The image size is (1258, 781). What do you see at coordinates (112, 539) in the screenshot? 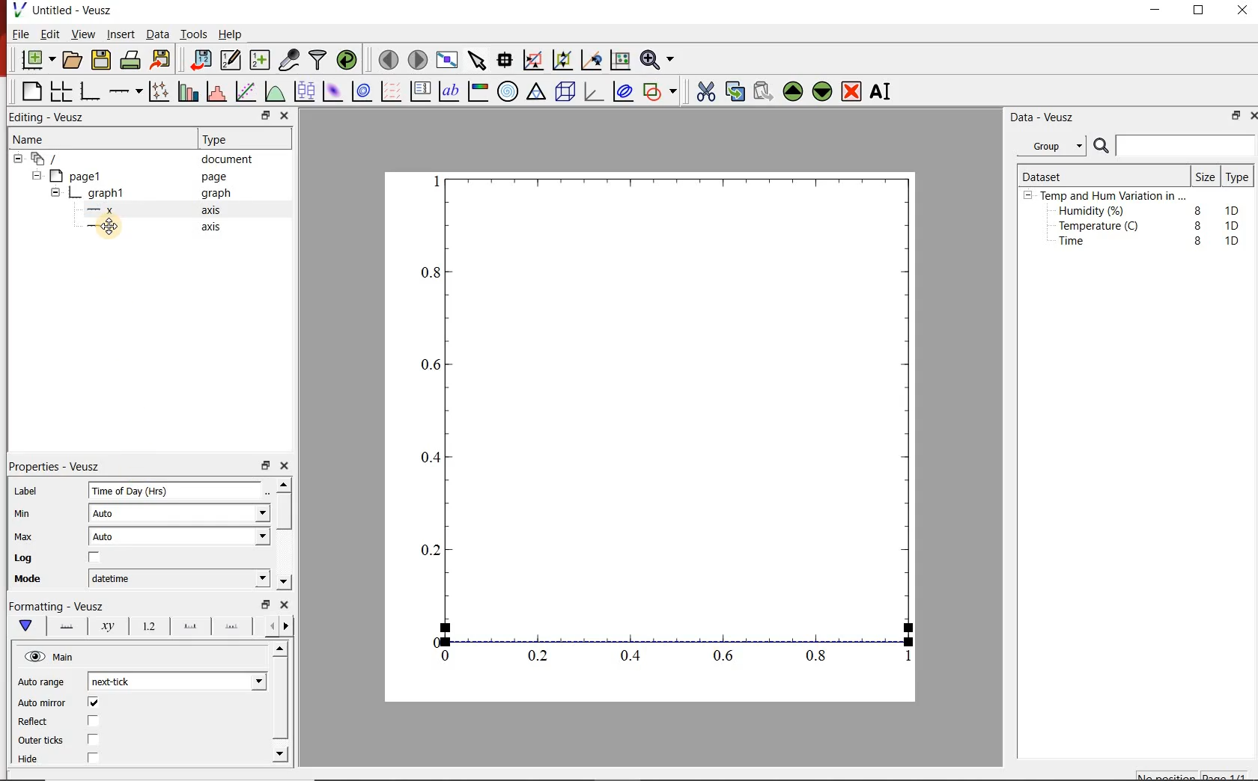
I see `Auto` at bounding box center [112, 539].